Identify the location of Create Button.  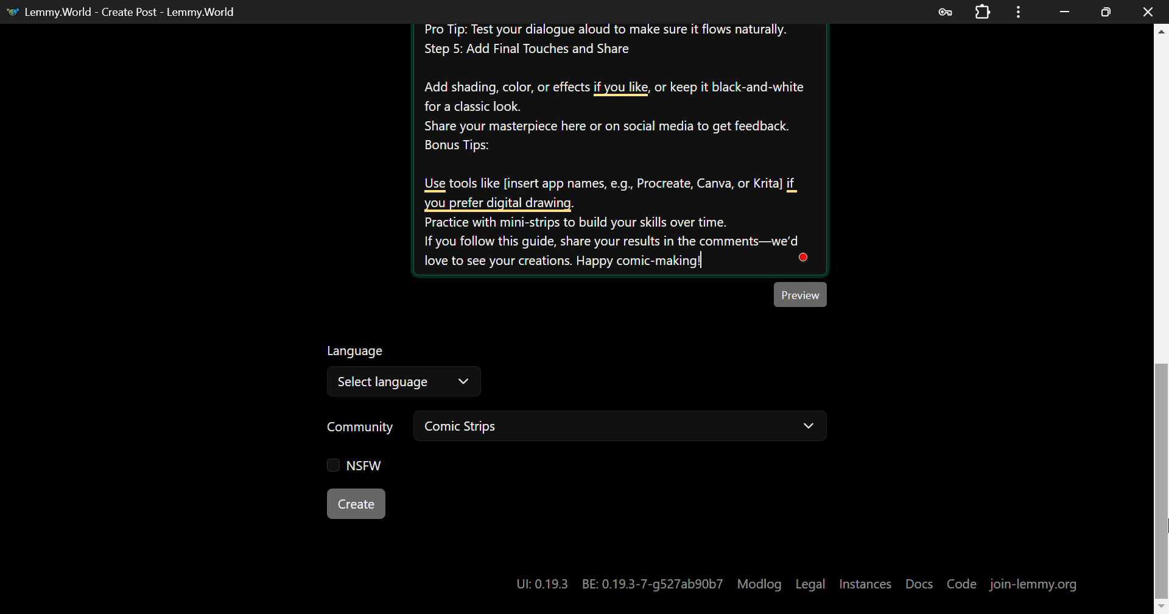
(357, 503).